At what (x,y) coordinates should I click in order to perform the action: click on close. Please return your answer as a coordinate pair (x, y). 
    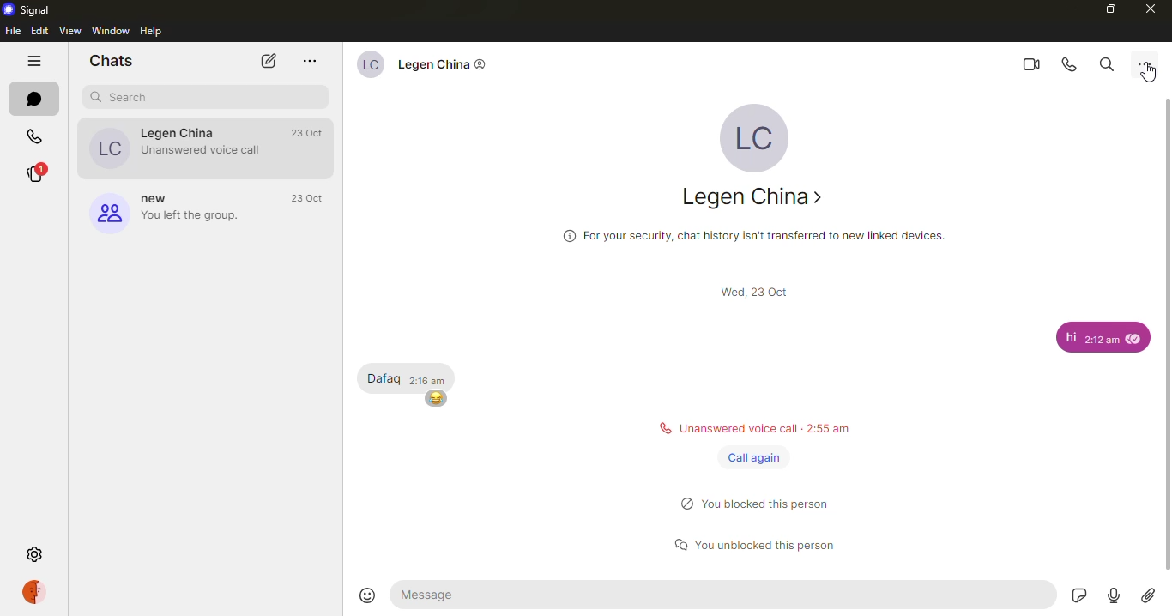
    Looking at the image, I should click on (1147, 8).